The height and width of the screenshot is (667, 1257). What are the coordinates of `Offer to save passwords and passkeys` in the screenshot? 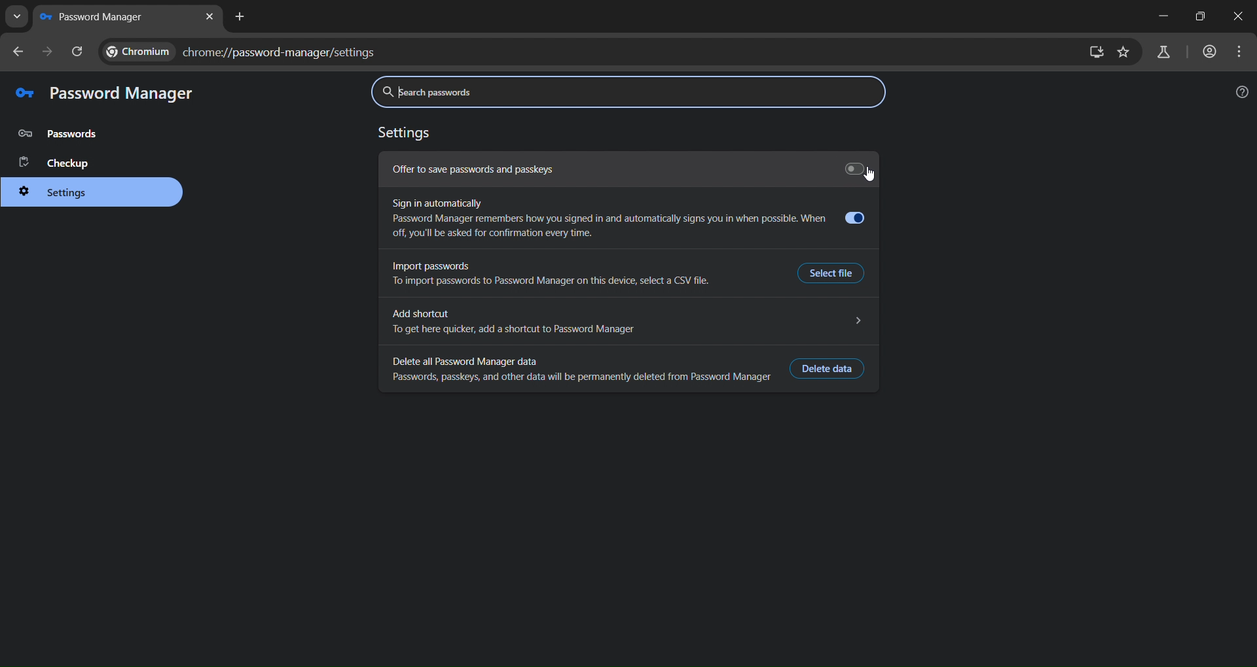 It's located at (477, 169).